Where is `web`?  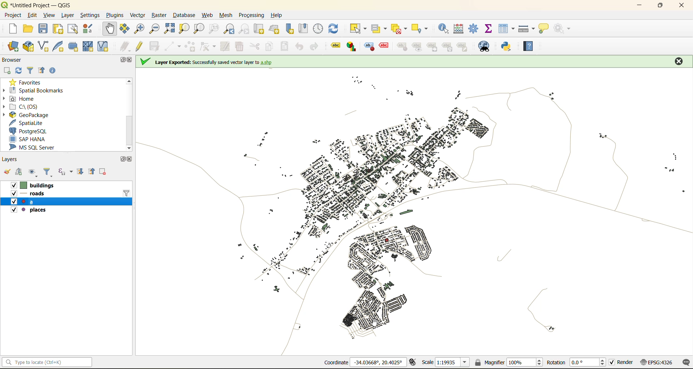
web is located at coordinates (206, 15).